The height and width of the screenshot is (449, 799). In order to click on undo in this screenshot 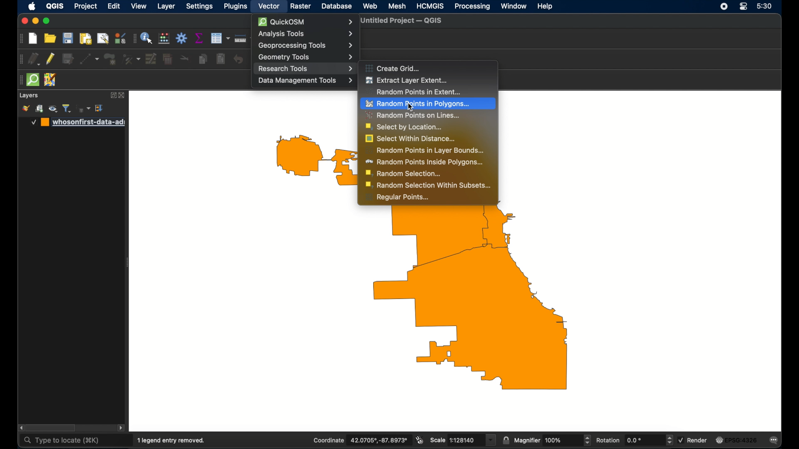, I will do `click(238, 59)`.